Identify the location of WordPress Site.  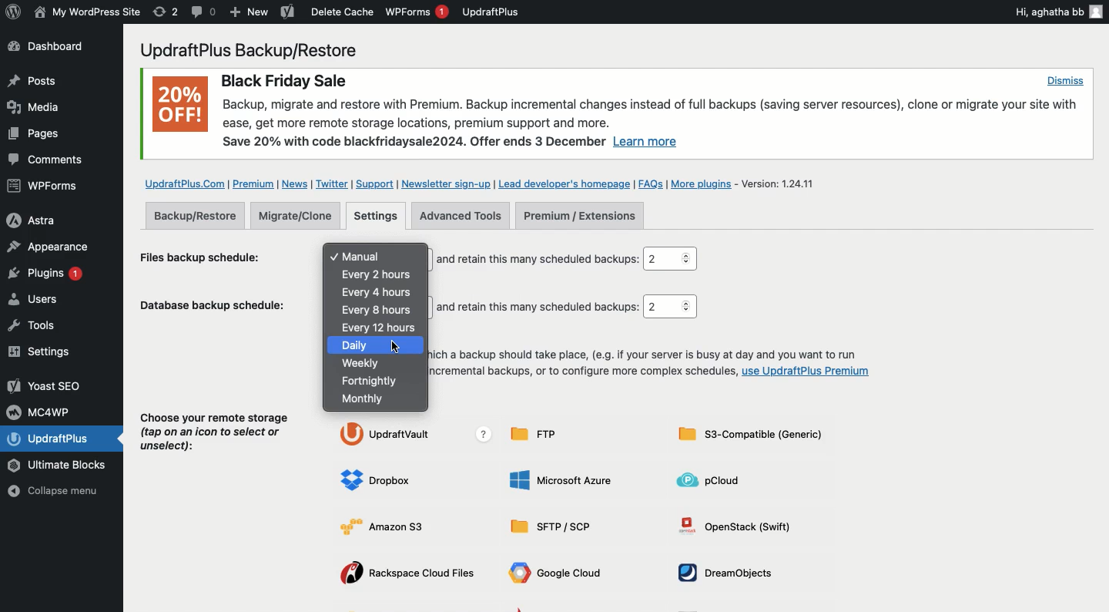
(85, 12).